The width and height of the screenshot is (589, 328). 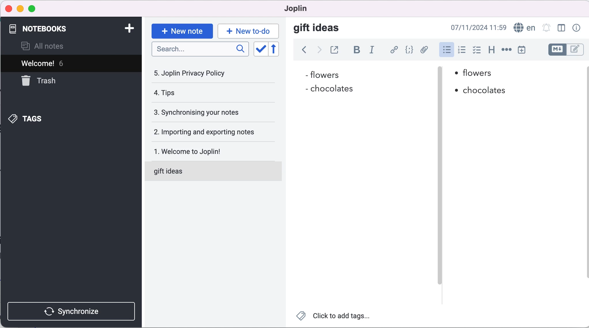 What do you see at coordinates (209, 112) in the screenshot?
I see `synchronising your notes` at bounding box center [209, 112].